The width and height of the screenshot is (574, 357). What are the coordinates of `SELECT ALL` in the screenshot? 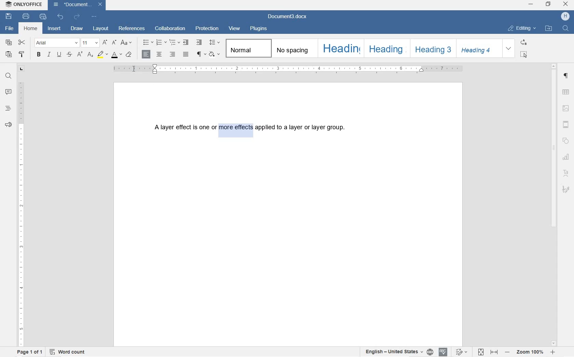 It's located at (524, 54).